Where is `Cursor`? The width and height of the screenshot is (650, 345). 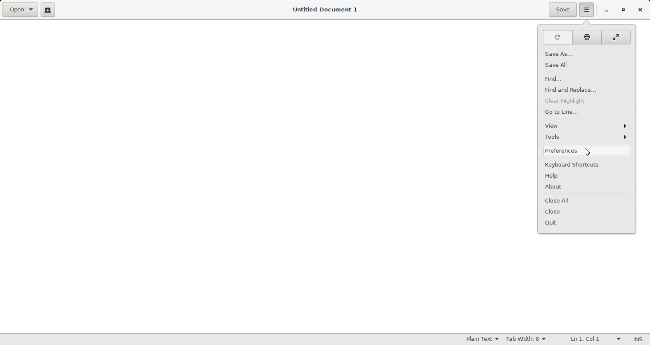 Cursor is located at coordinates (589, 151).